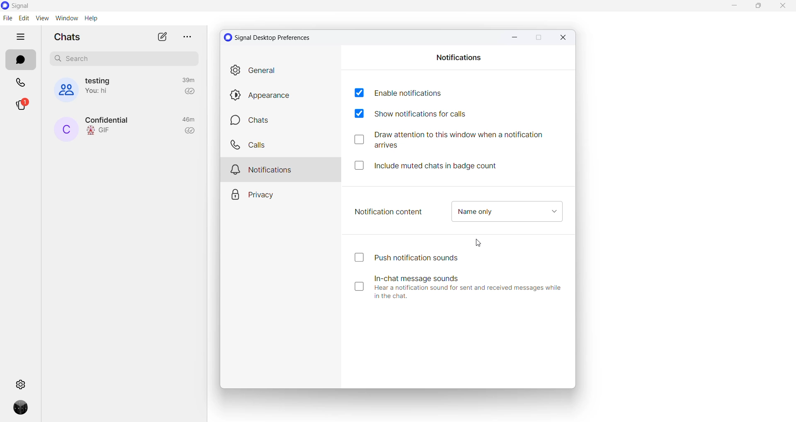 The width and height of the screenshot is (796, 422). I want to click on contact name, so click(66, 130).